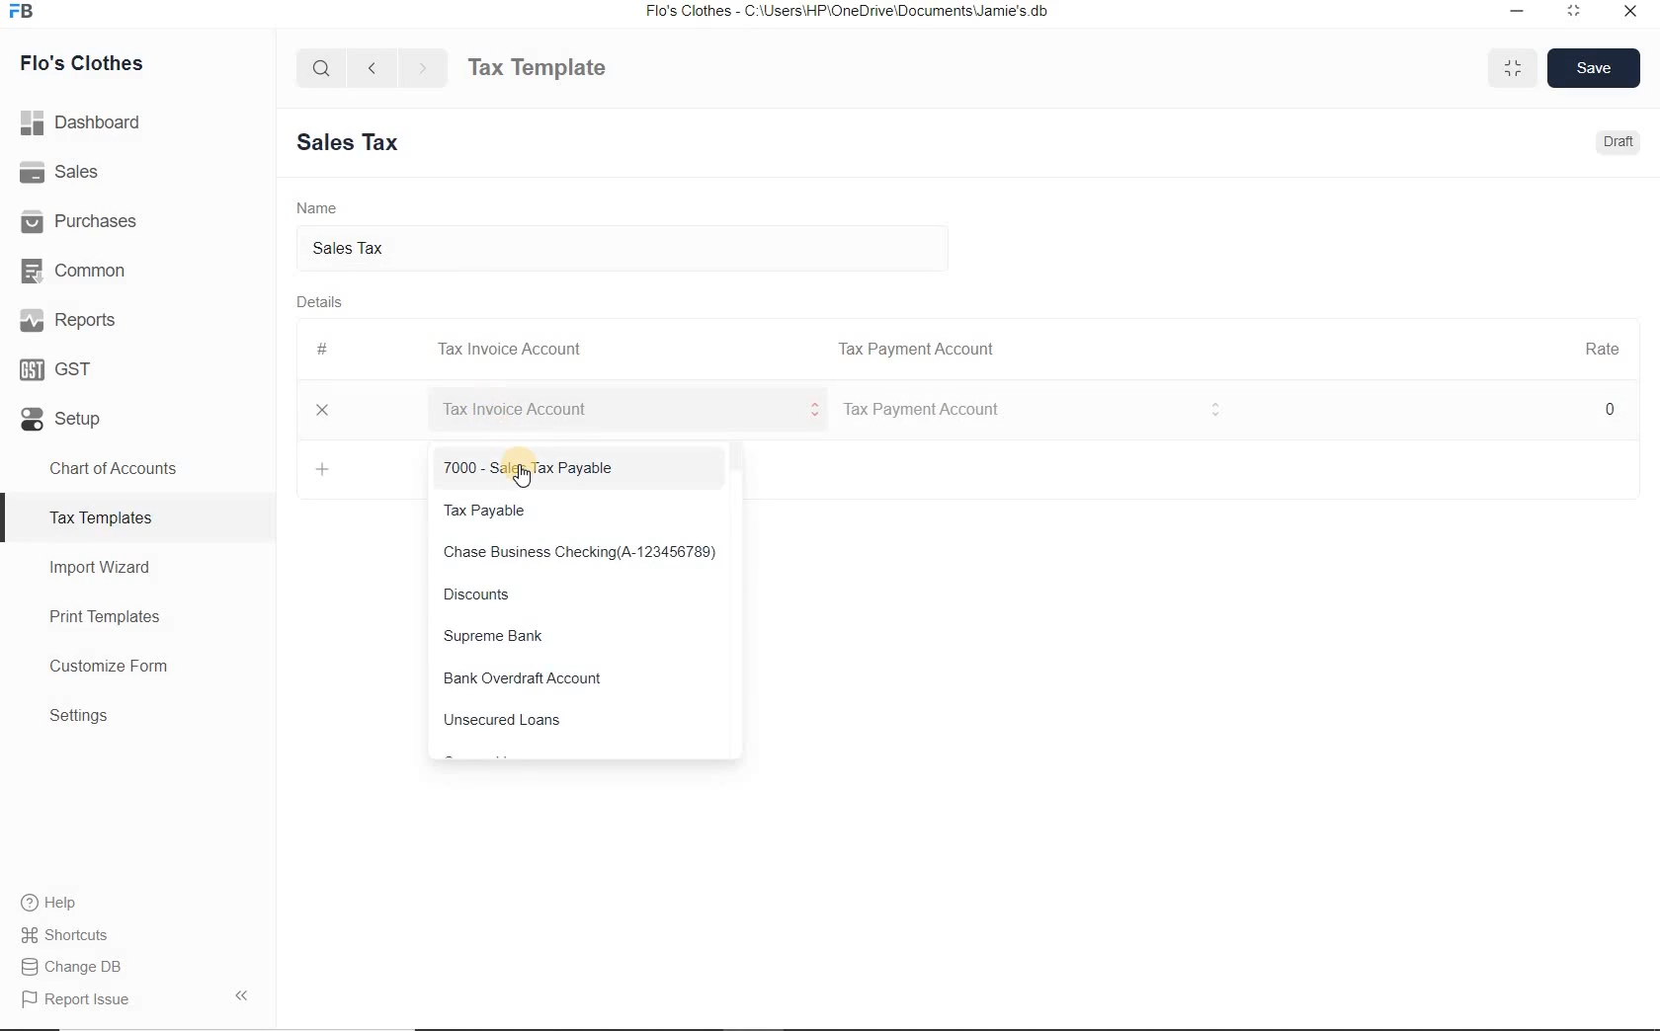 The height and width of the screenshot is (1031, 1660). I want to click on Bank Overdraft Account, so click(584, 679).